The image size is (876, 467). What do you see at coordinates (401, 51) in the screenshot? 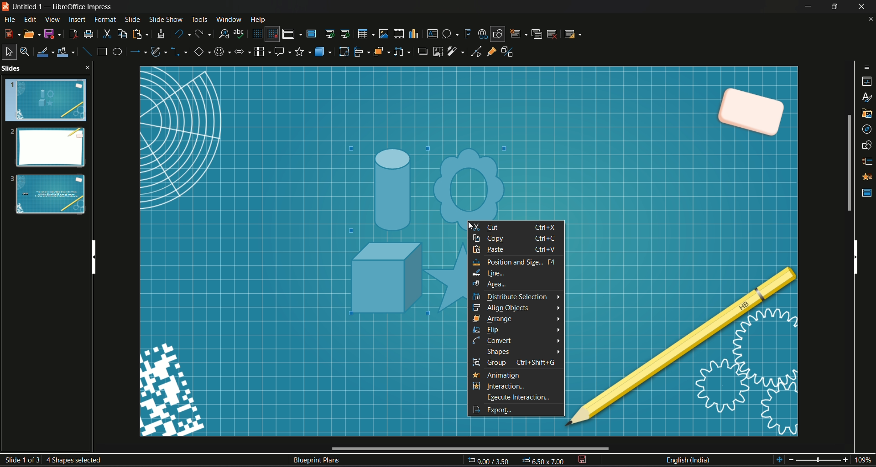
I see `select image` at bounding box center [401, 51].